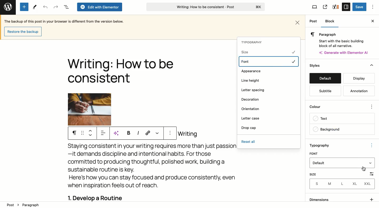 This screenshot has width=379, height=208. Describe the element at coordinates (267, 52) in the screenshot. I see `Size` at that location.